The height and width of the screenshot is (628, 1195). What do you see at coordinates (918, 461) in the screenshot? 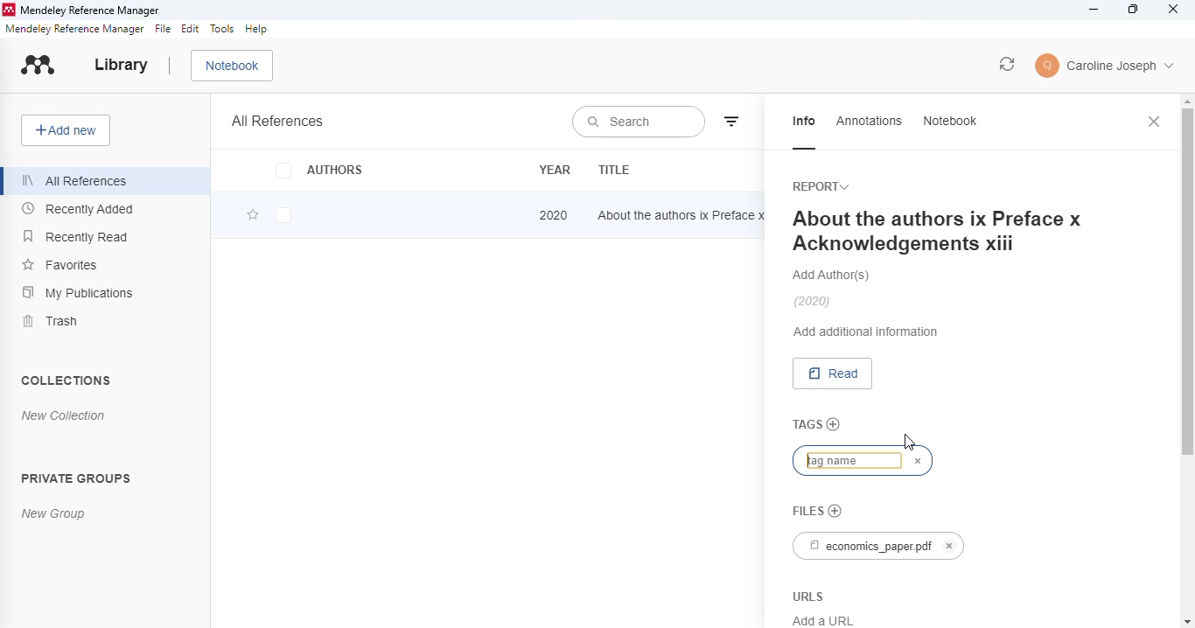
I see `cancel` at bounding box center [918, 461].